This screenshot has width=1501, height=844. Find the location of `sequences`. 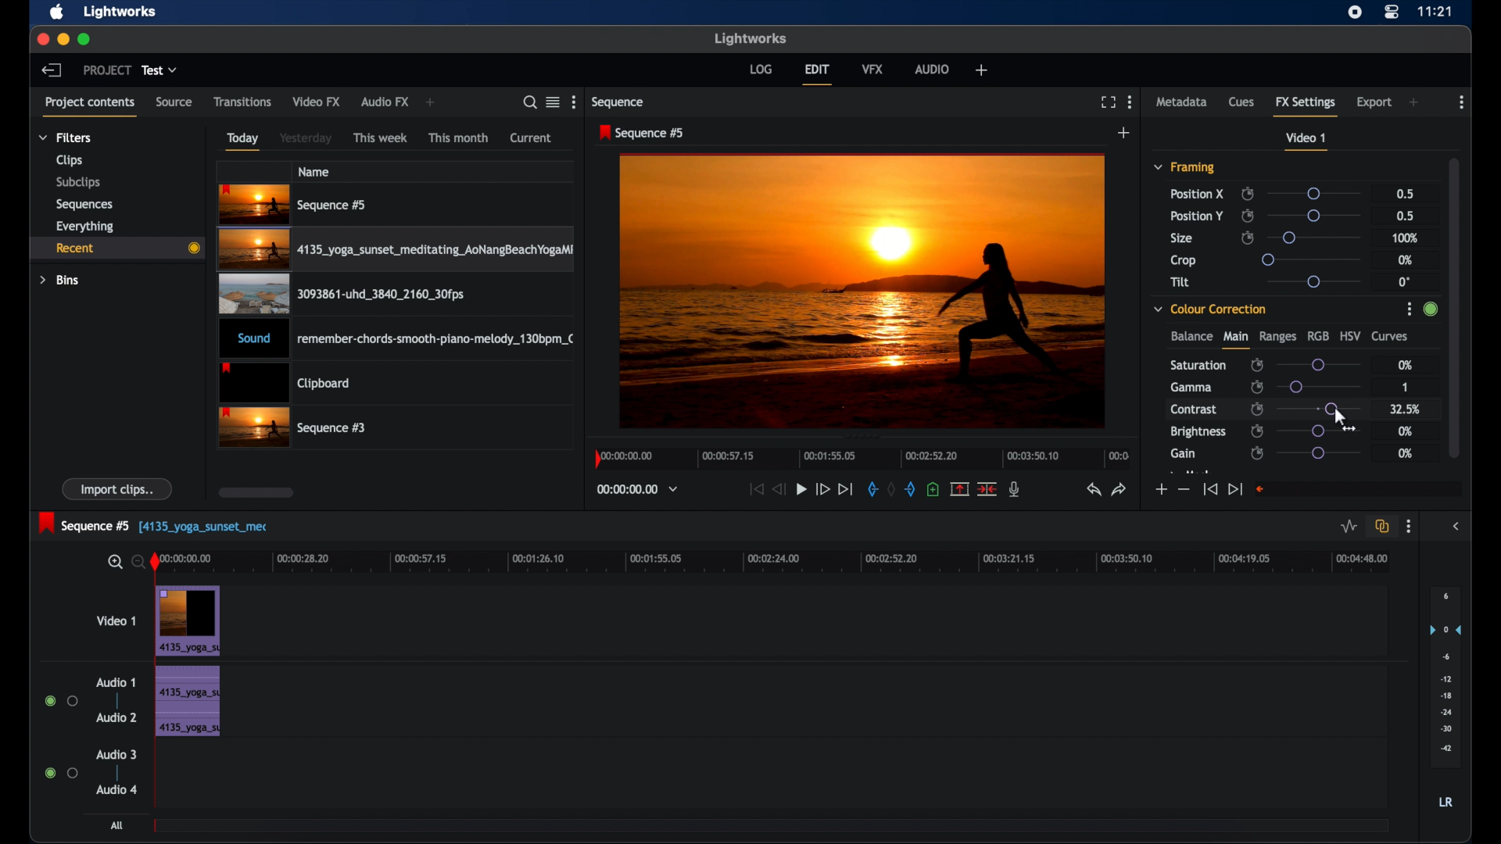

sequences is located at coordinates (84, 205).